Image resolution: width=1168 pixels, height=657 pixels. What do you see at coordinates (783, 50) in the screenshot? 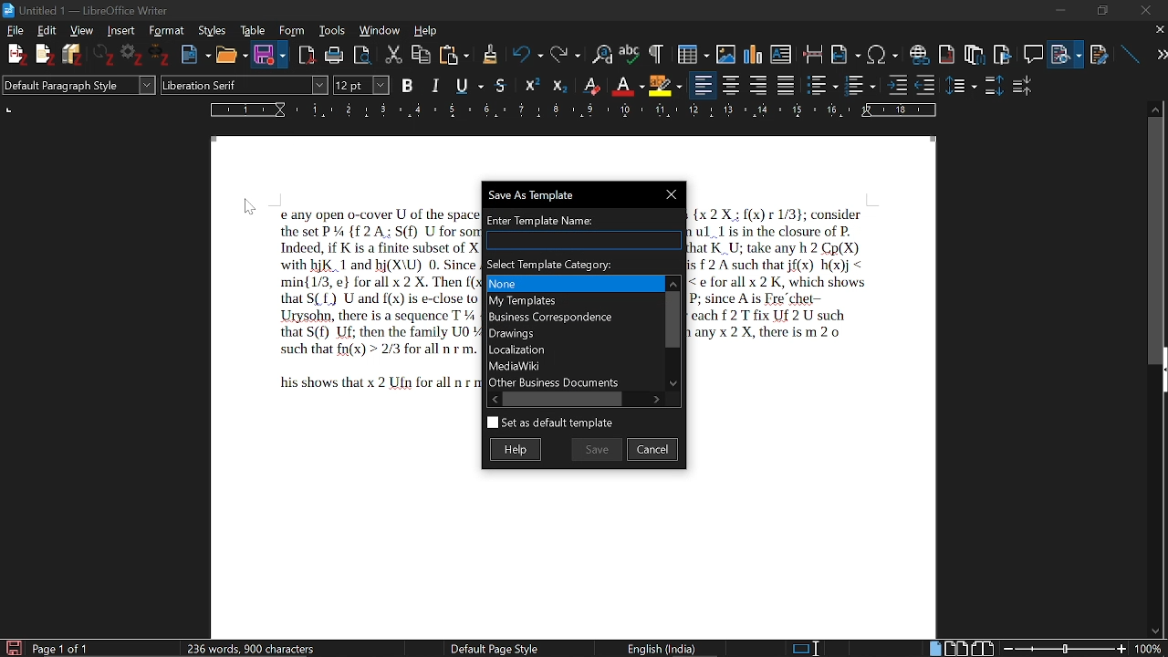
I see `Insert text` at bounding box center [783, 50].